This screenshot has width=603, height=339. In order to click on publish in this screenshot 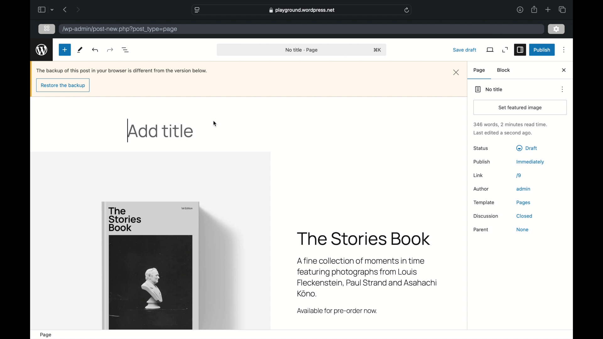, I will do `click(482, 162)`.